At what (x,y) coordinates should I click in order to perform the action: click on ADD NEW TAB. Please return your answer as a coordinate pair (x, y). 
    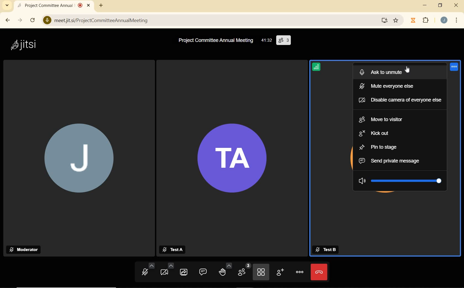
    Looking at the image, I should click on (101, 5).